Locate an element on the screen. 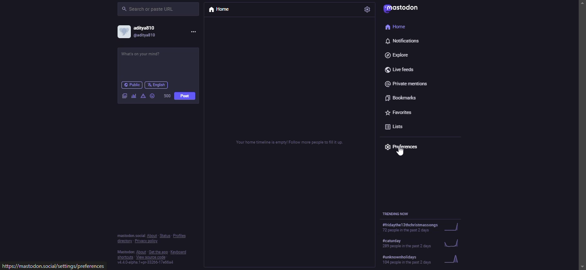  home is located at coordinates (220, 9).